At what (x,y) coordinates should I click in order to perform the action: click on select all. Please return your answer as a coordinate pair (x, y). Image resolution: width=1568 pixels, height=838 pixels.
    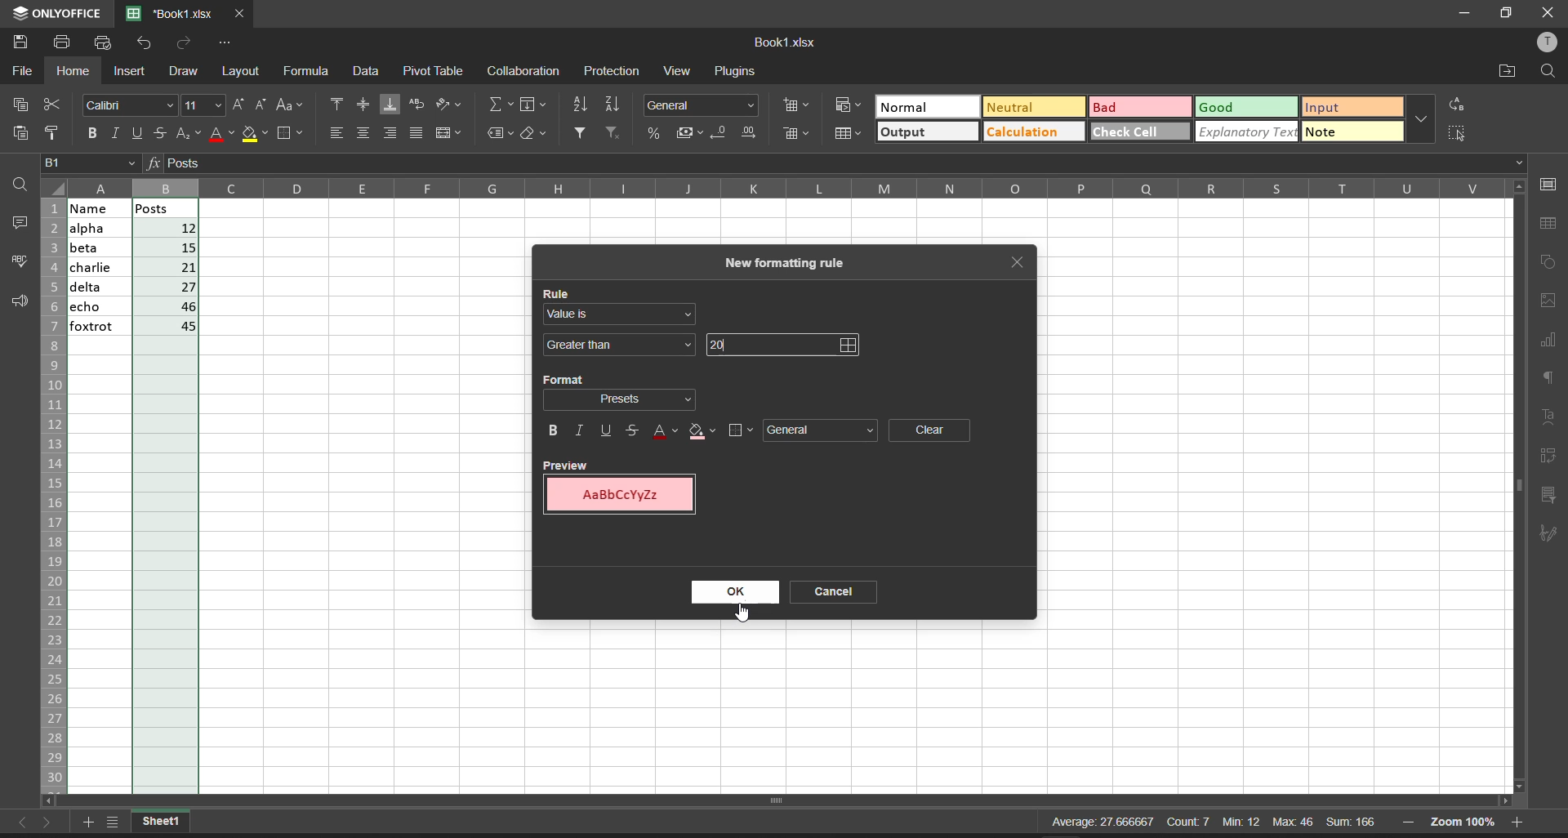
    Looking at the image, I should click on (60, 189).